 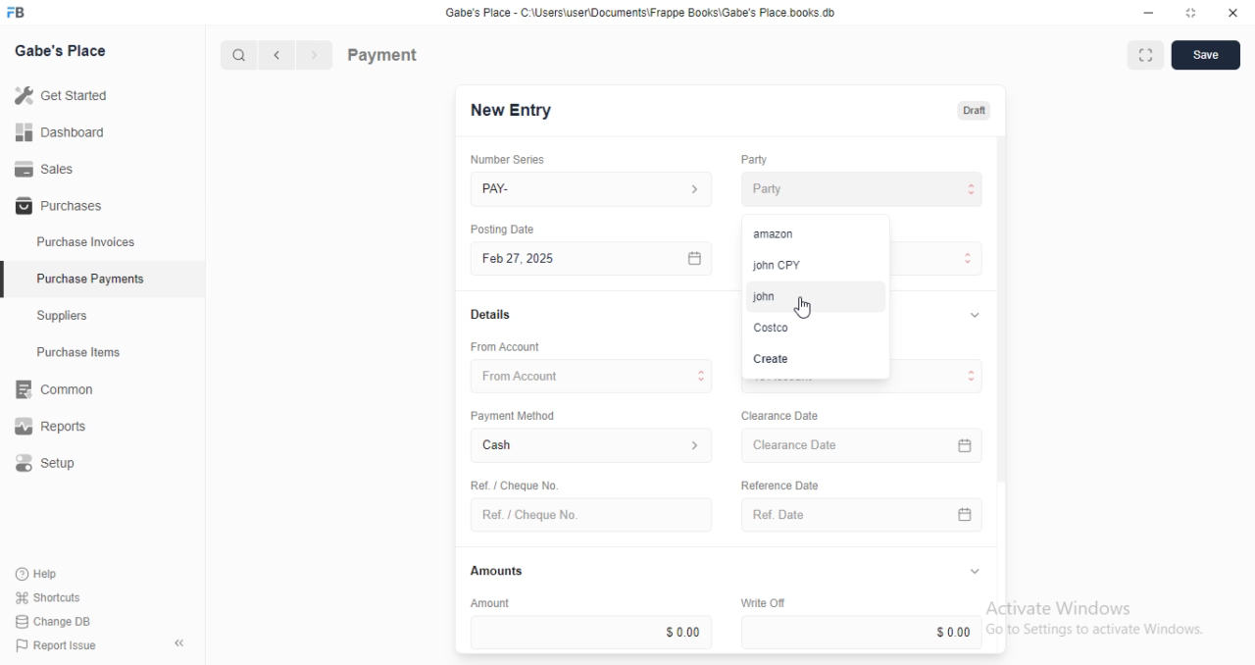 I want to click on Payment Type, so click(x=934, y=258).